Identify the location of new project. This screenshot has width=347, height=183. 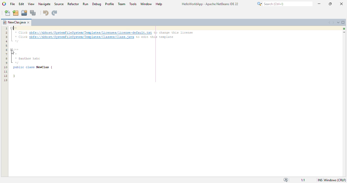
(16, 13).